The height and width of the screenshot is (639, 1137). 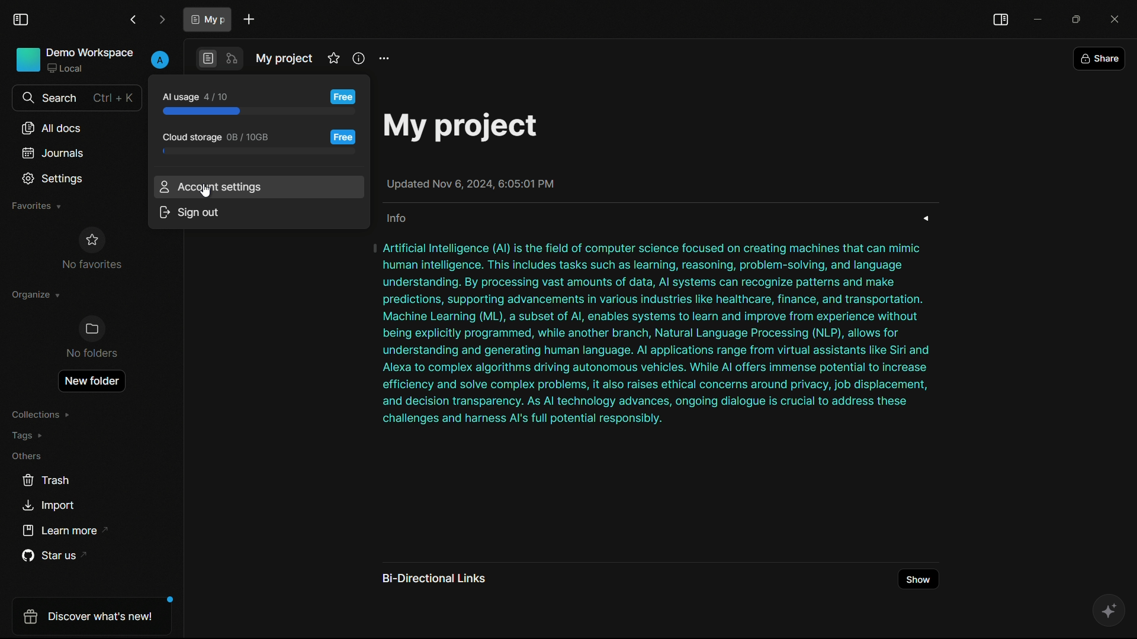 What do you see at coordinates (187, 214) in the screenshot?
I see `sign out` at bounding box center [187, 214].